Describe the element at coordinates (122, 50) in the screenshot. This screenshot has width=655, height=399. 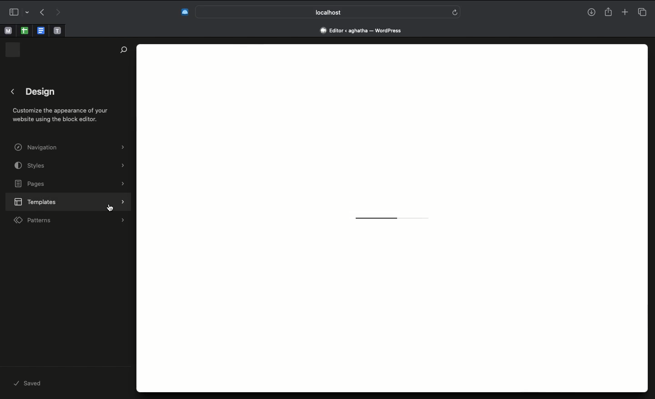
I see `Search` at that location.